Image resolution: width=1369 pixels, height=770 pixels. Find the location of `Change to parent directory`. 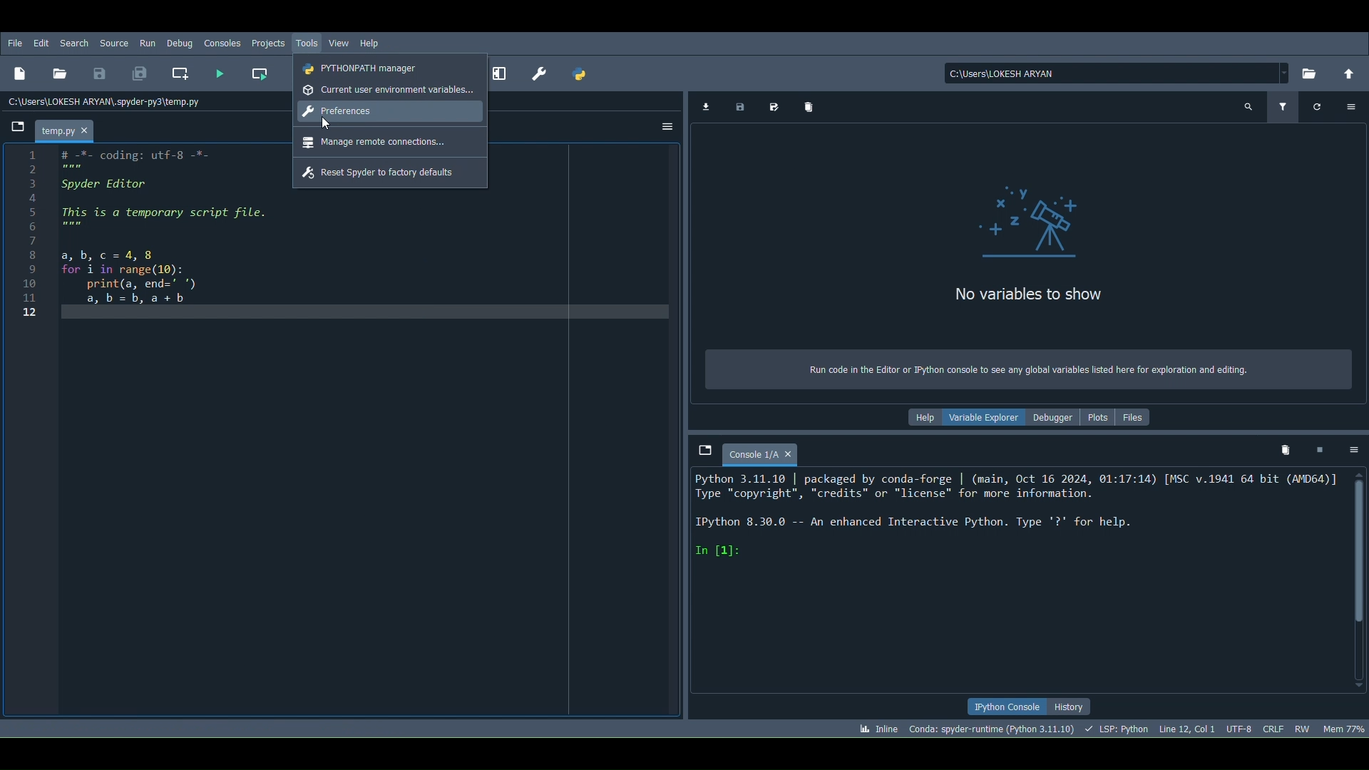

Change to parent directory is located at coordinates (1345, 71).